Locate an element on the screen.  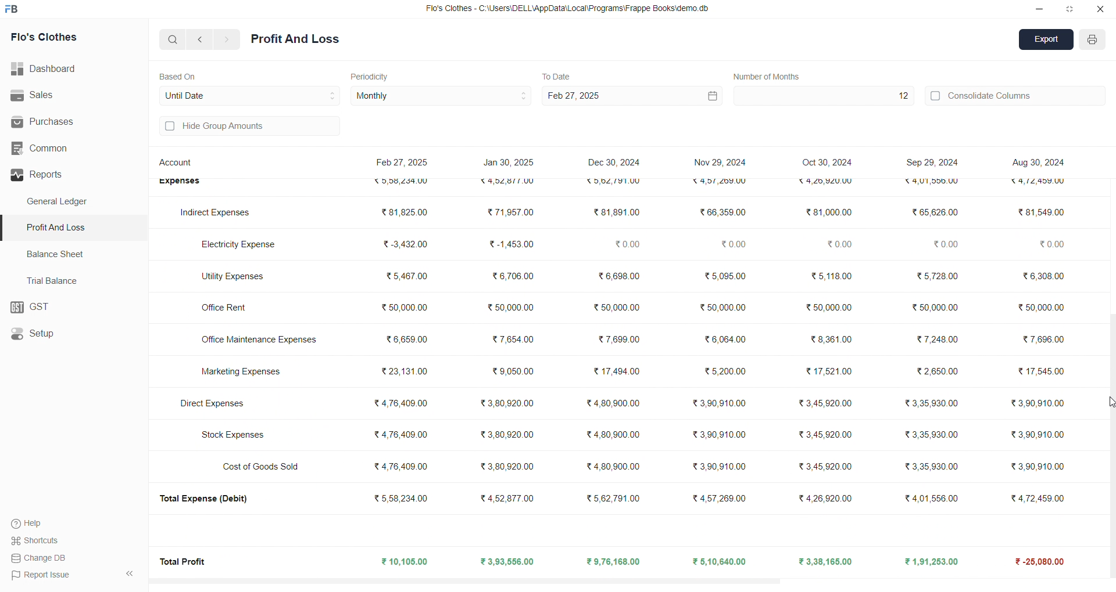
General Ledger is located at coordinates (63, 202).